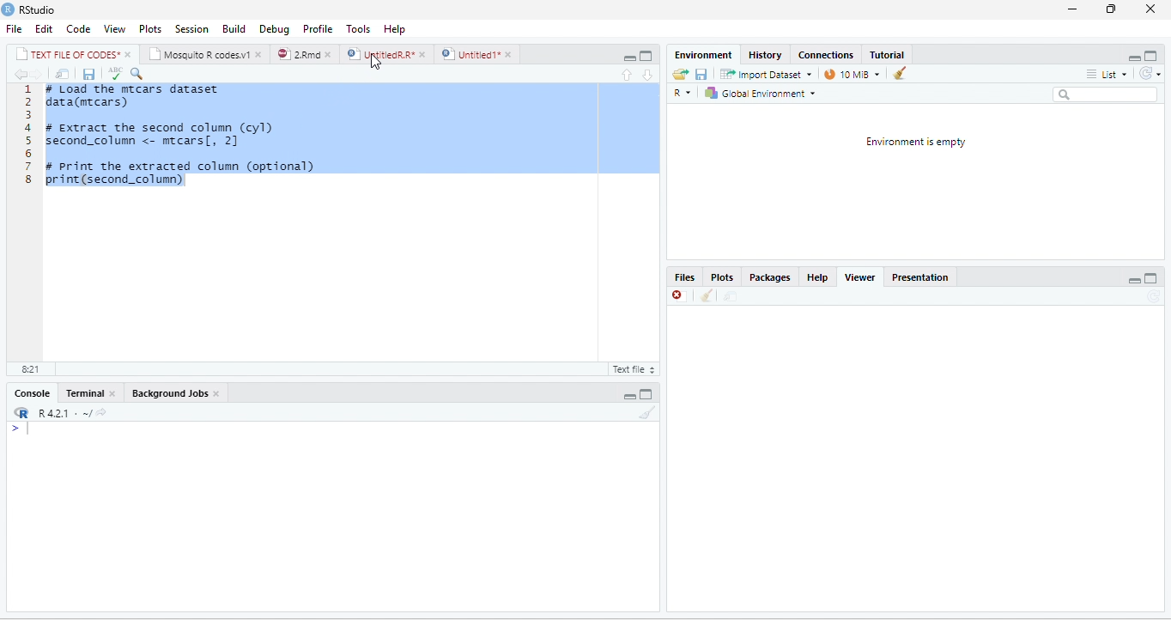 Image resolution: width=1171 pixels, height=620 pixels. Describe the element at coordinates (297, 54) in the screenshot. I see `2Rmd` at that location.